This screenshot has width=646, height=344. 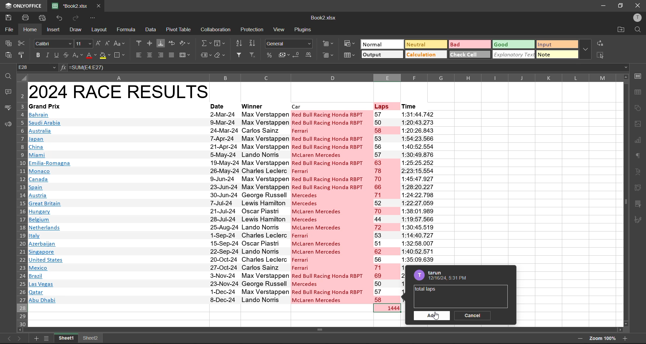 What do you see at coordinates (58, 18) in the screenshot?
I see `undo` at bounding box center [58, 18].